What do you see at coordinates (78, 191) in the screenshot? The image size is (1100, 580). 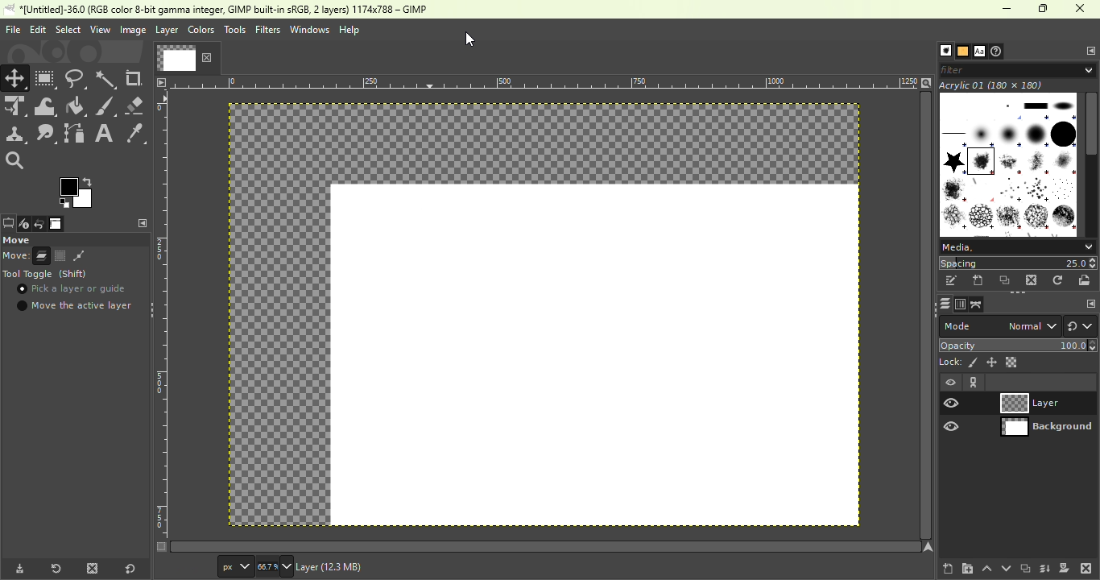 I see `The active background color` at bounding box center [78, 191].